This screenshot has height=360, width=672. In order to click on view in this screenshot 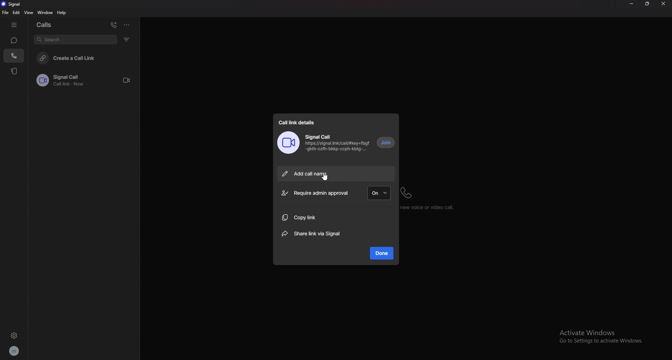, I will do `click(29, 12)`.